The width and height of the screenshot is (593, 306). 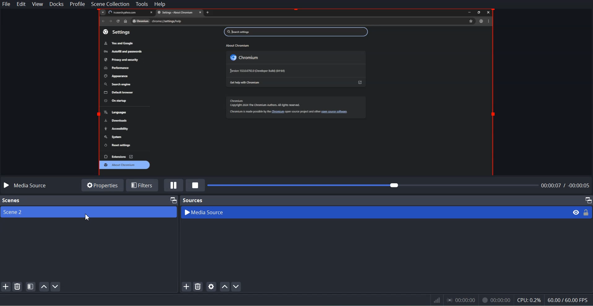 What do you see at coordinates (198, 287) in the screenshot?
I see `Remove Selected Source` at bounding box center [198, 287].